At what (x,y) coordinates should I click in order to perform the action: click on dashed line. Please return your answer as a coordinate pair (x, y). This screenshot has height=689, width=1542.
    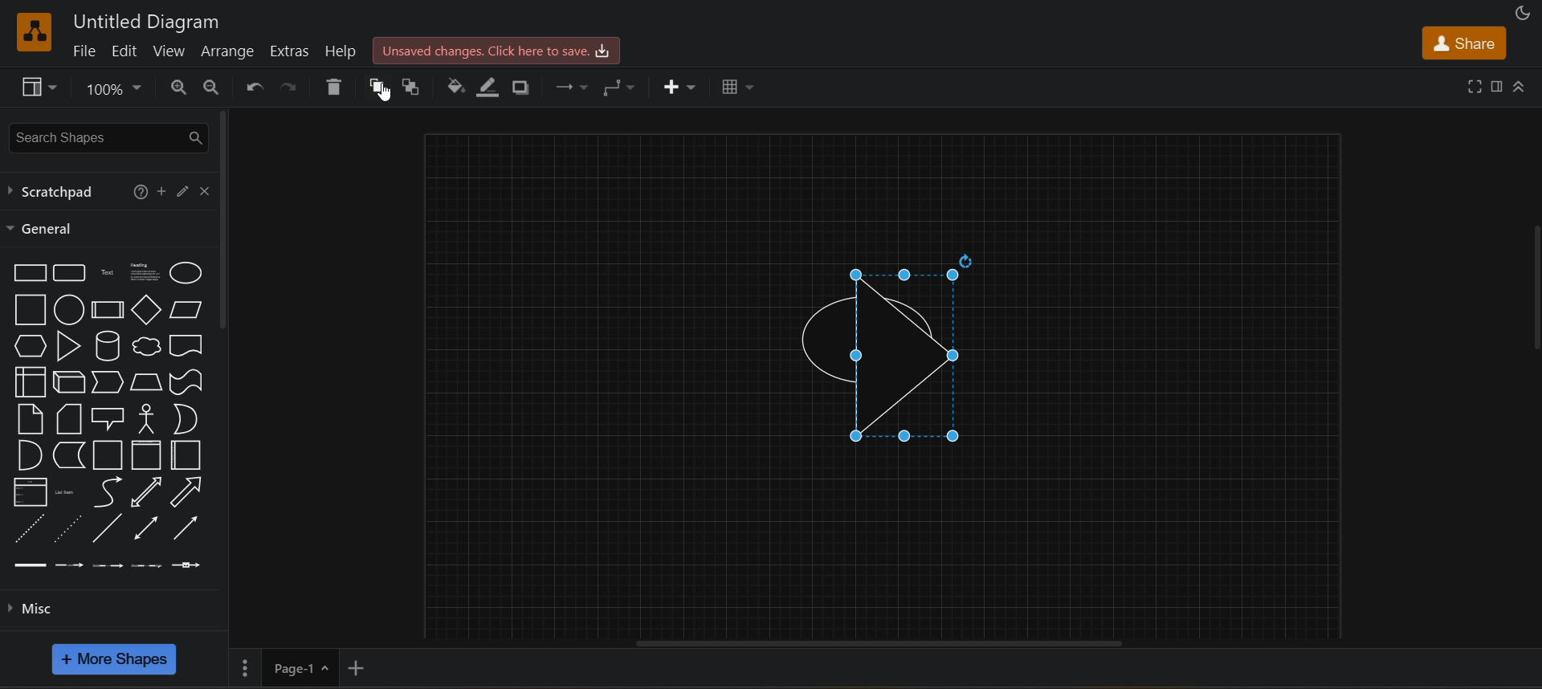
    Looking at the image, I should click on (30, 528).